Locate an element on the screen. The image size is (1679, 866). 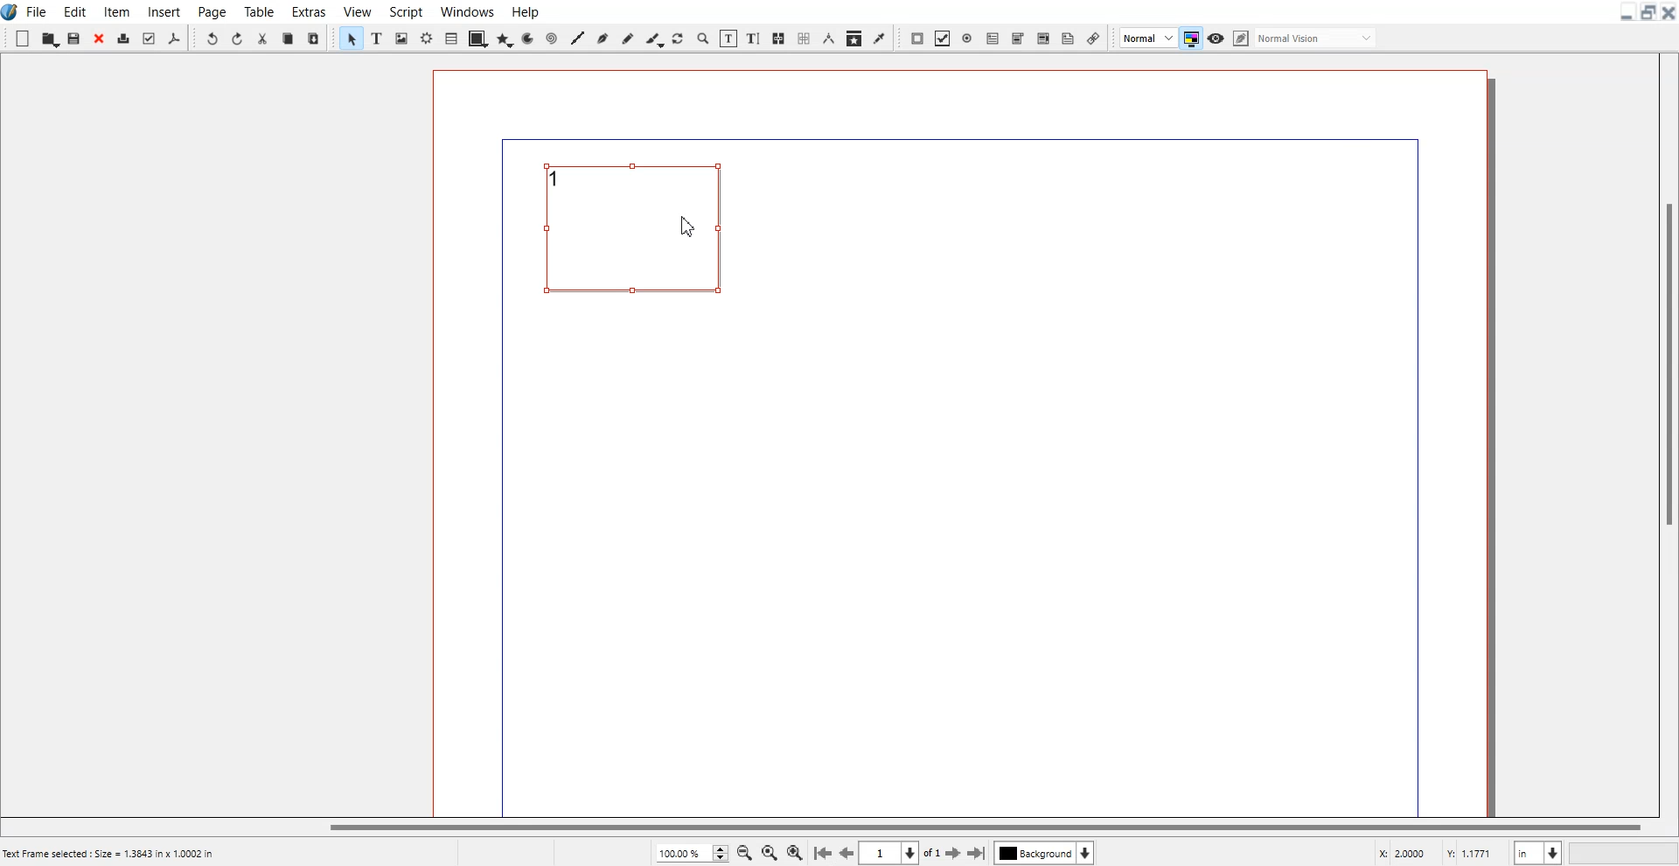
Text Annotation is located at coordinates (1068, 38).